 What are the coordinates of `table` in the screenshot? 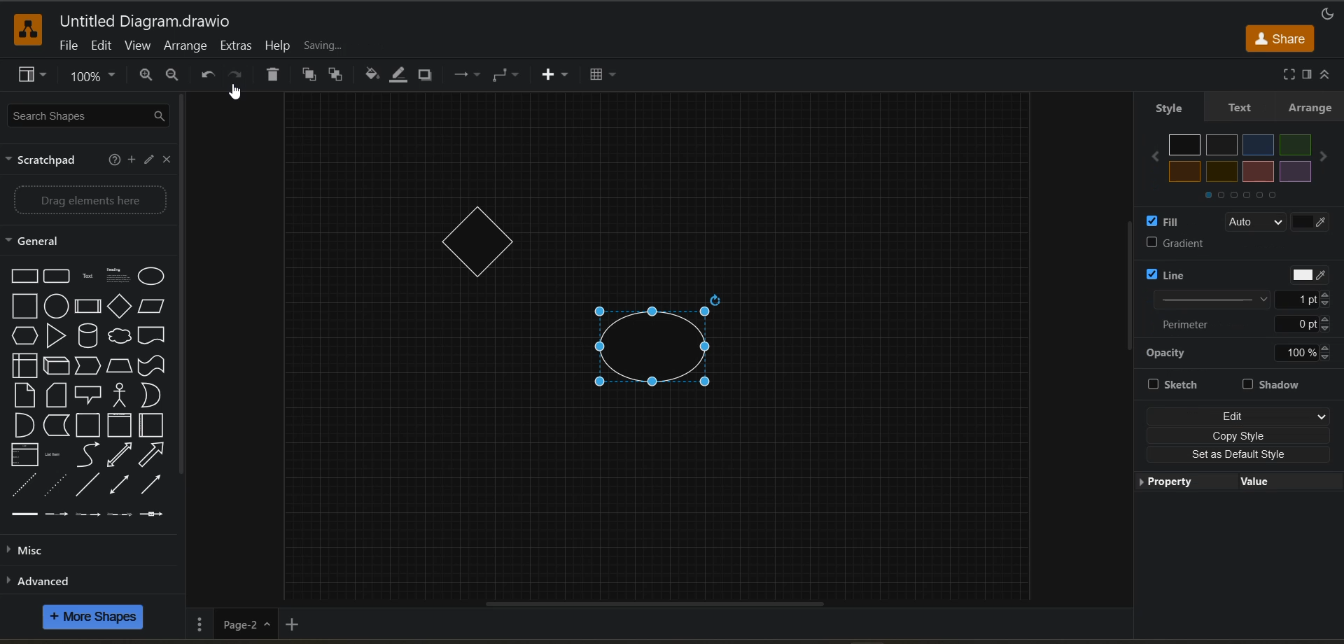 It's located at (607, 76).